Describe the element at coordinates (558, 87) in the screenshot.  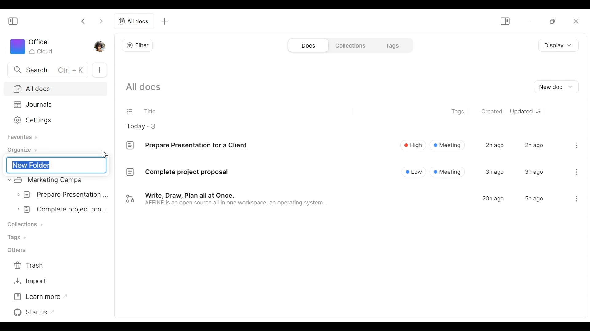
I see `New document` at that location.